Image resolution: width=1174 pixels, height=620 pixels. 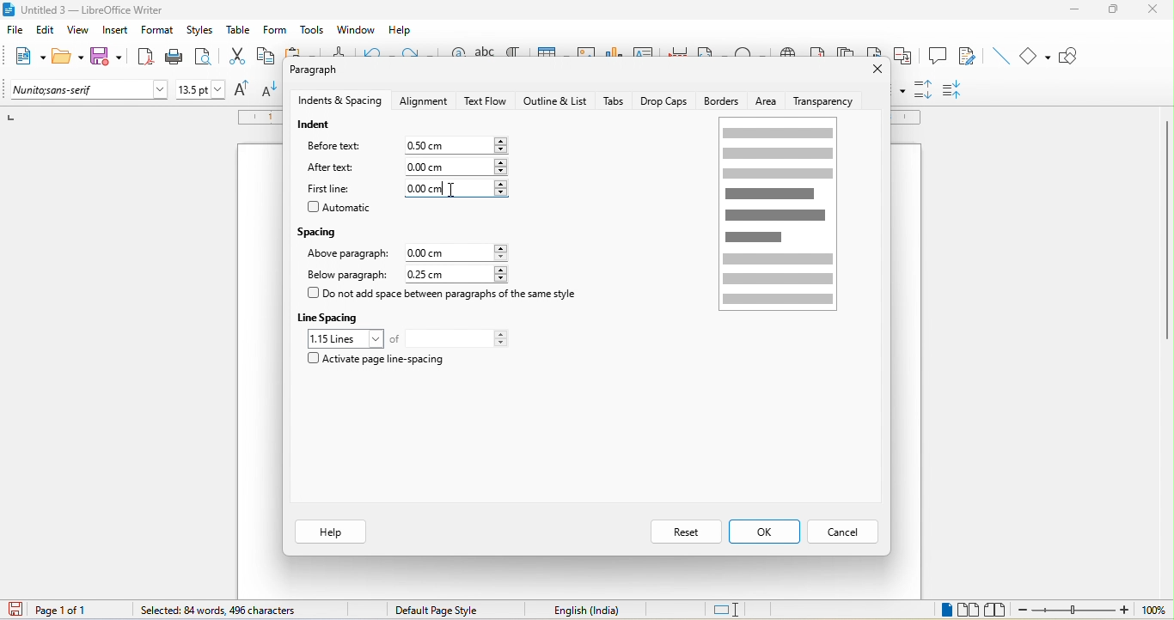 I want to click on format, so click(x=157, y=32).